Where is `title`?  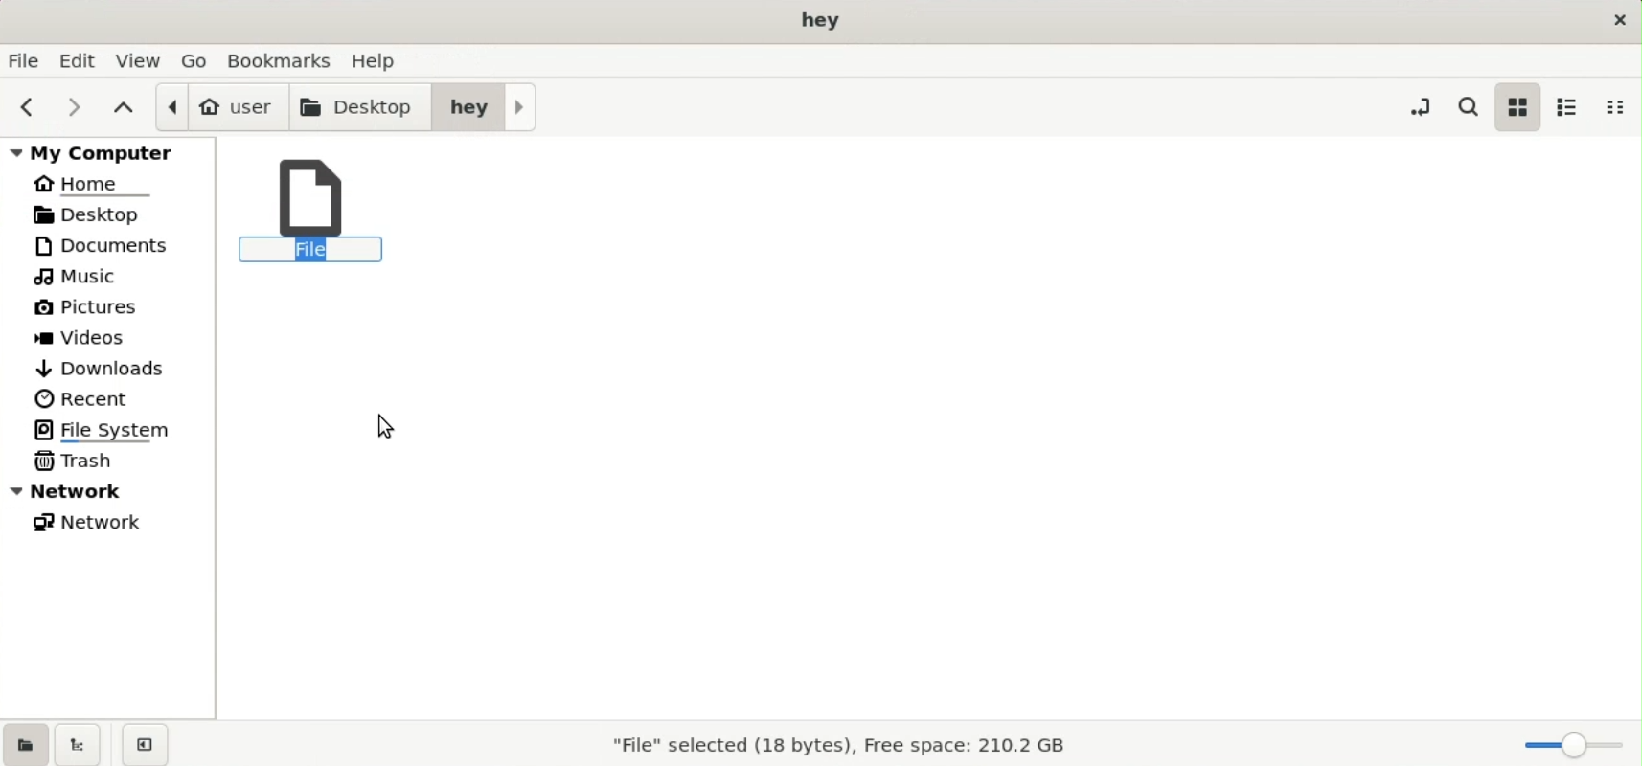 title is located at coordinates (823, 21).